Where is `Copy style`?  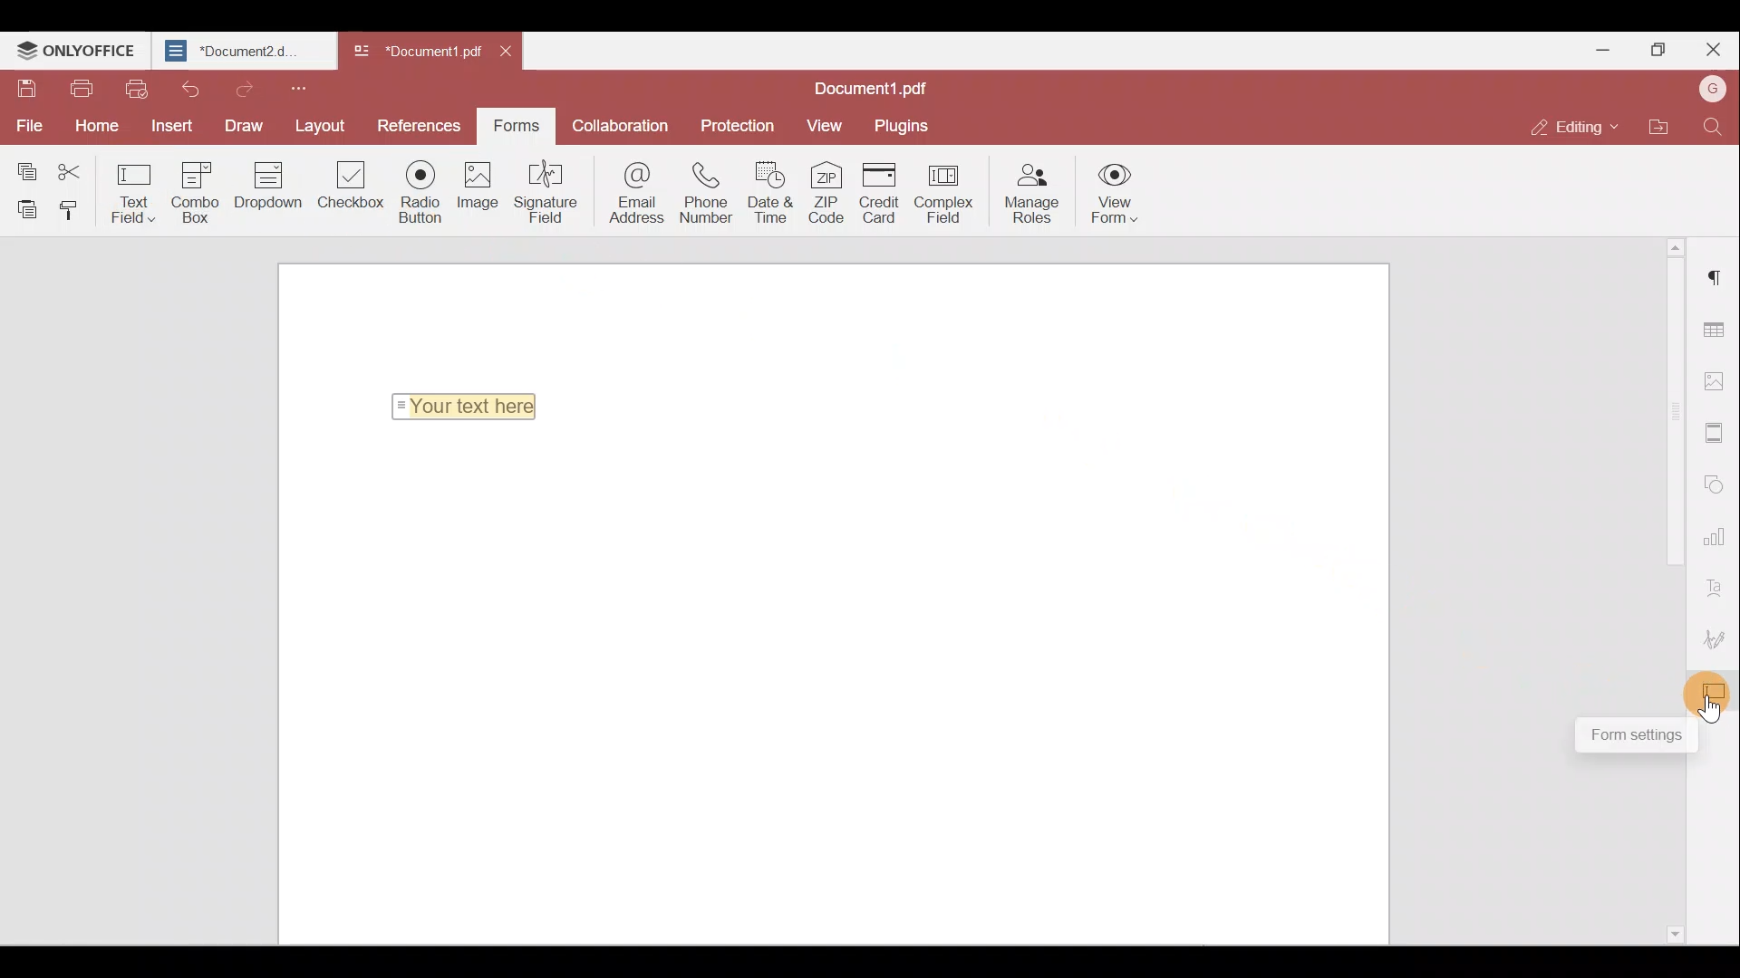
Copy style is located at coordinates (71, 213).